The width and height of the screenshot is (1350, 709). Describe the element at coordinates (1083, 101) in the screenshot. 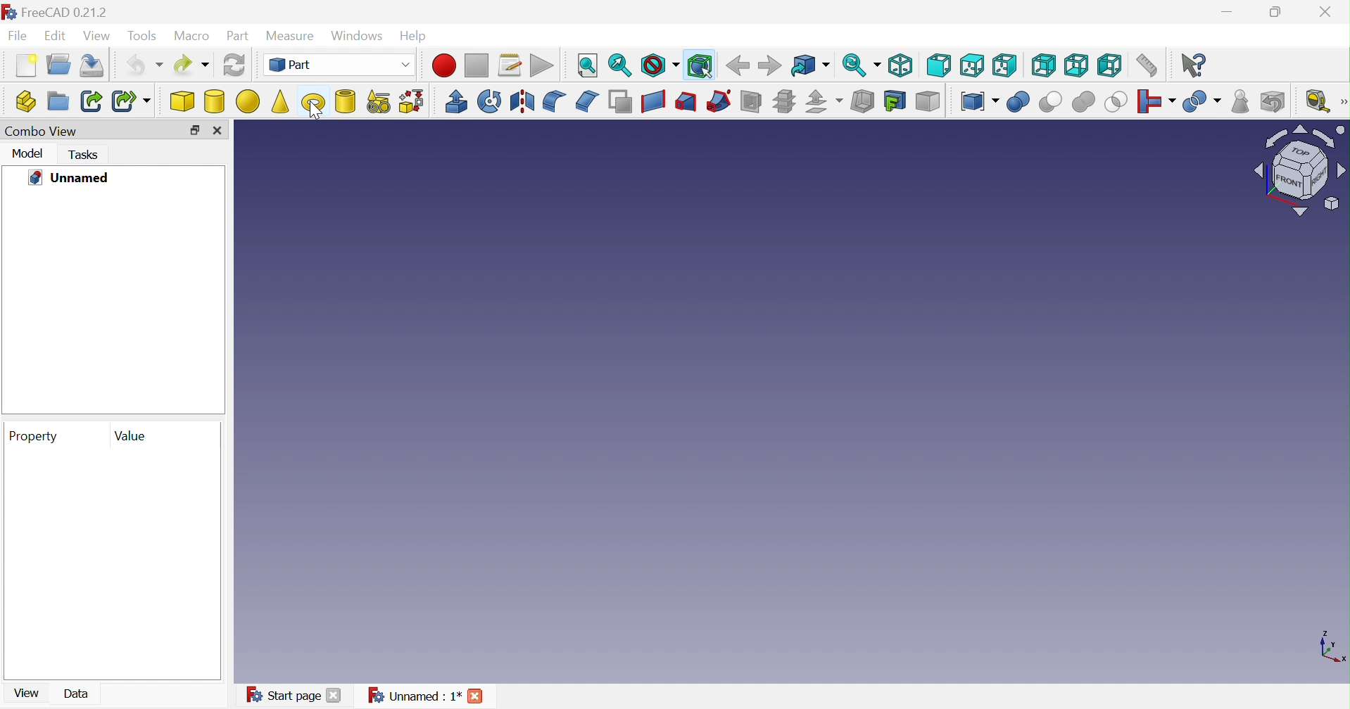

I see `Union` at that location.